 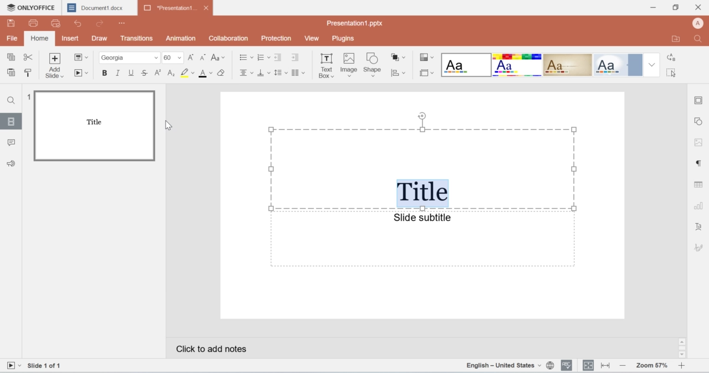 What do you see at coordinates (264, 57) in the screenshot?
I see `numbered list` at bounding box center [264, 57].